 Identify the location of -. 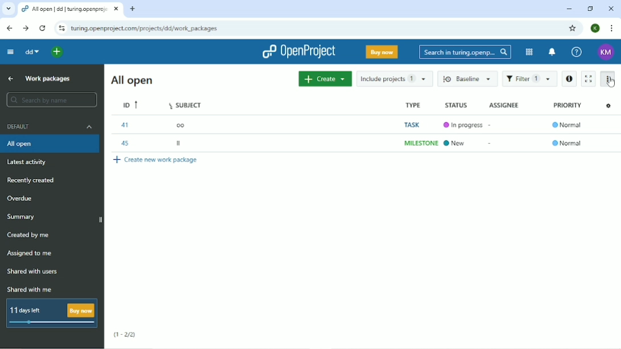
(493, 124).